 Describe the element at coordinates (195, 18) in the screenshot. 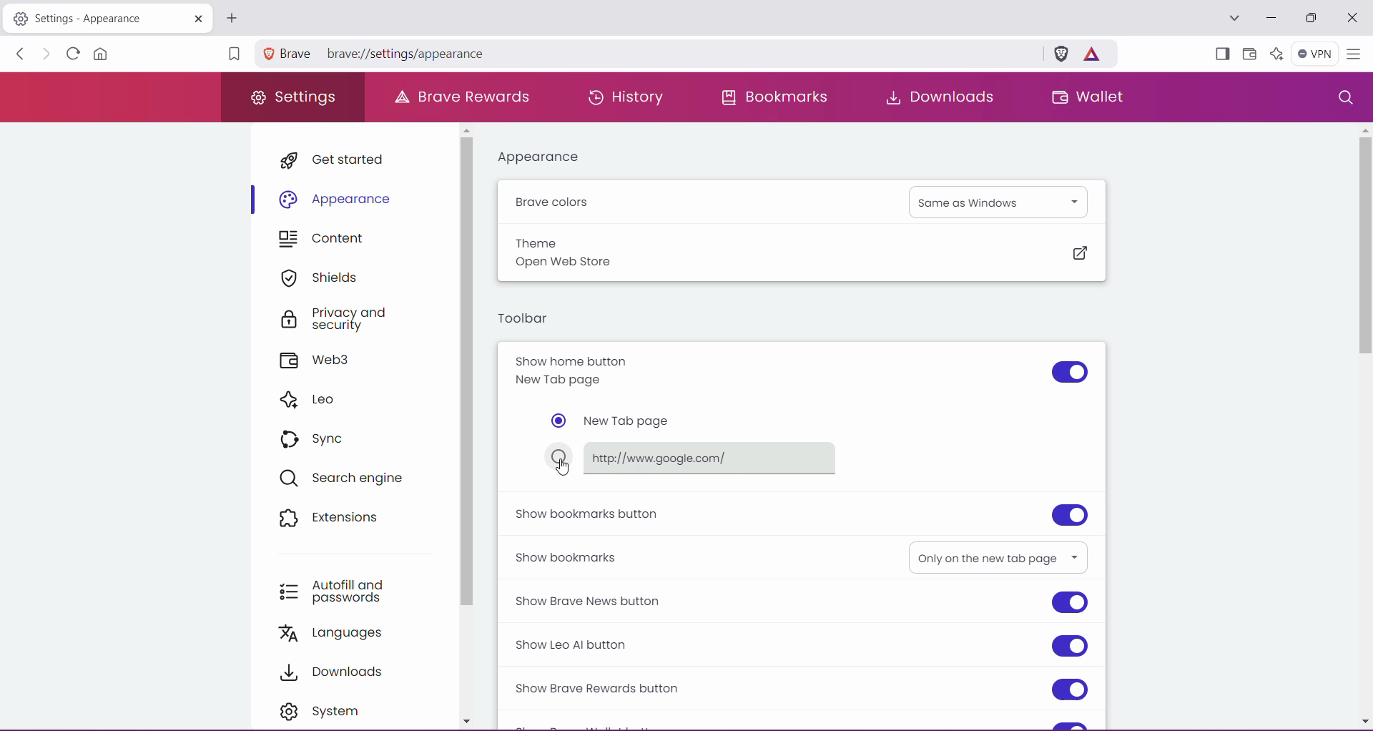

I see `Cose Tab` at that location.